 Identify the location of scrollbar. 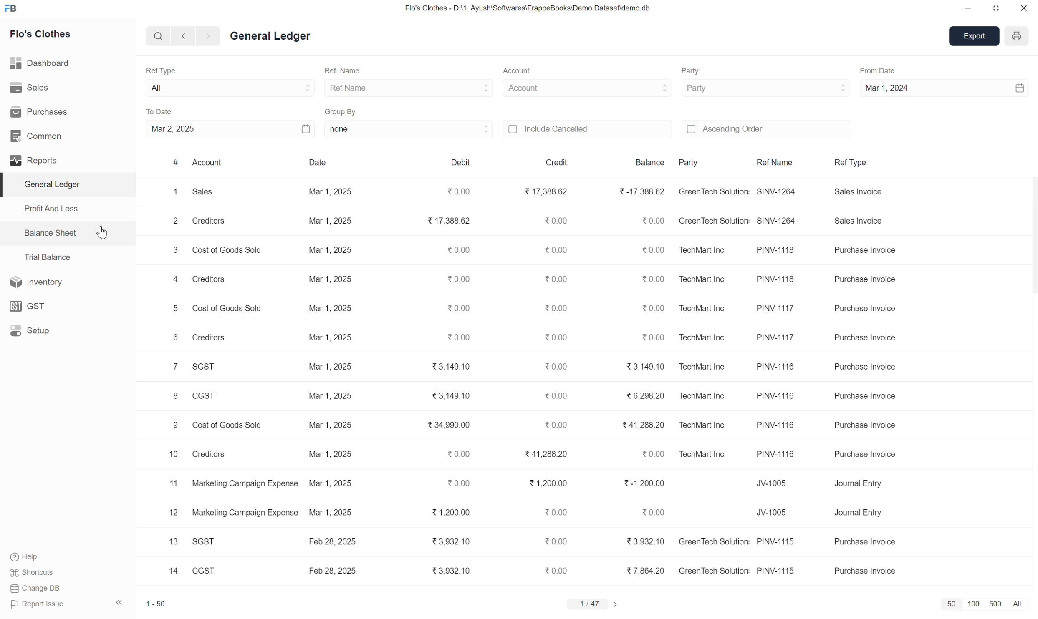
(1032, 242).